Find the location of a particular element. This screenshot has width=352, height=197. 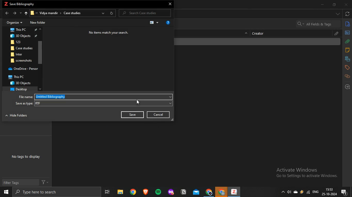

chrome is located at coordinates (133, 192).